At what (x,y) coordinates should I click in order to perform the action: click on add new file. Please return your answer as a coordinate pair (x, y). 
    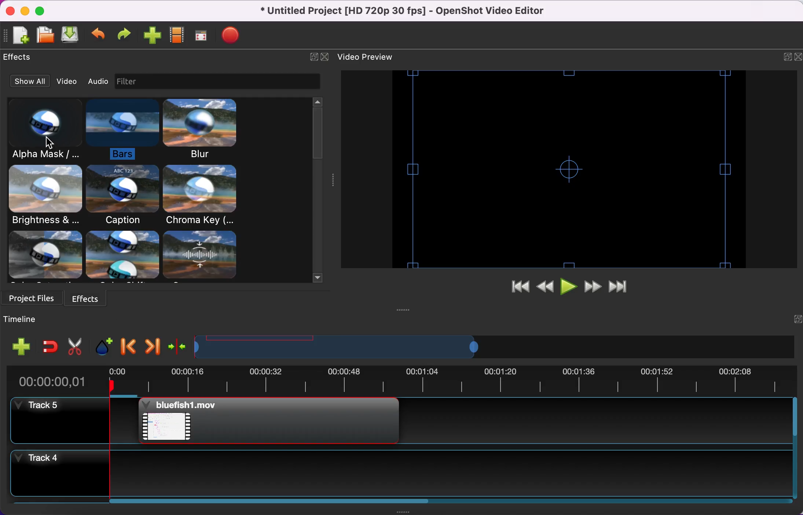
    Looking at the image, I should click on (20, 37).